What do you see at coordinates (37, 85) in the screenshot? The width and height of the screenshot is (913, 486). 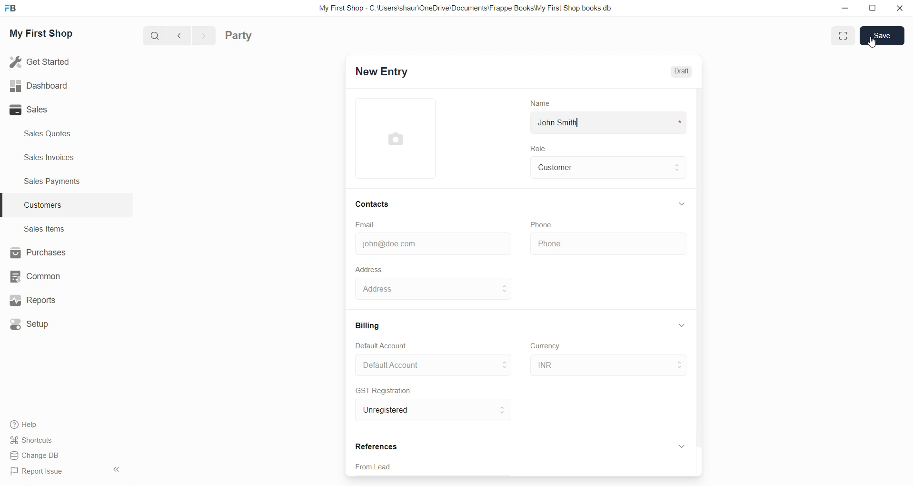 I see `Dashboard` at bounding box center [37, 85].